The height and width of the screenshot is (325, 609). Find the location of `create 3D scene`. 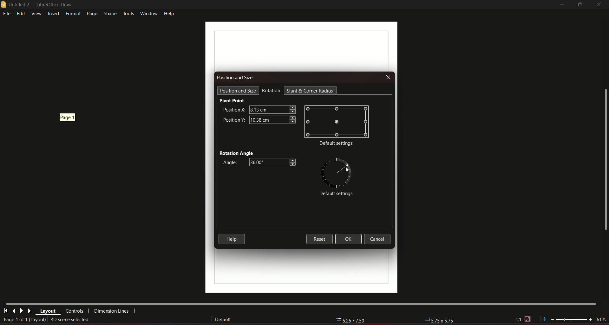

create 3D scene is located at coordinates (70, 319).